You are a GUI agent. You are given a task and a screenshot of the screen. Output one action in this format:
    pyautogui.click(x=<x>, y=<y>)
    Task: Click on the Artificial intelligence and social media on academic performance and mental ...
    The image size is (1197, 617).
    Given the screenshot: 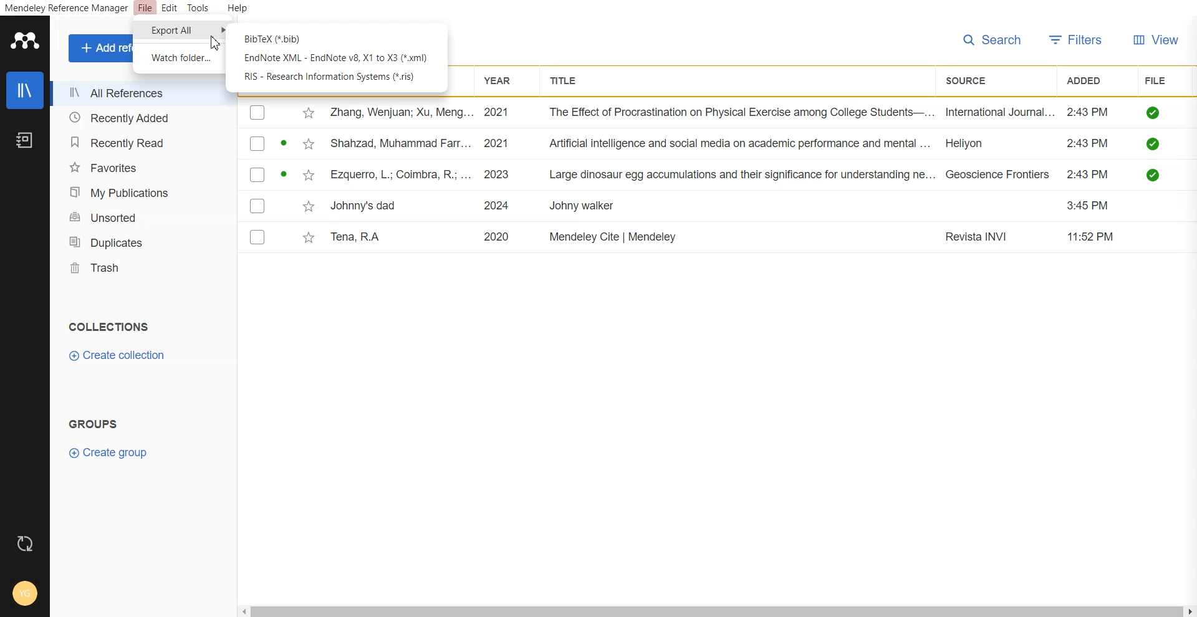 What is the action you would take?
    pyautogui.click(x=741, y=144)
    